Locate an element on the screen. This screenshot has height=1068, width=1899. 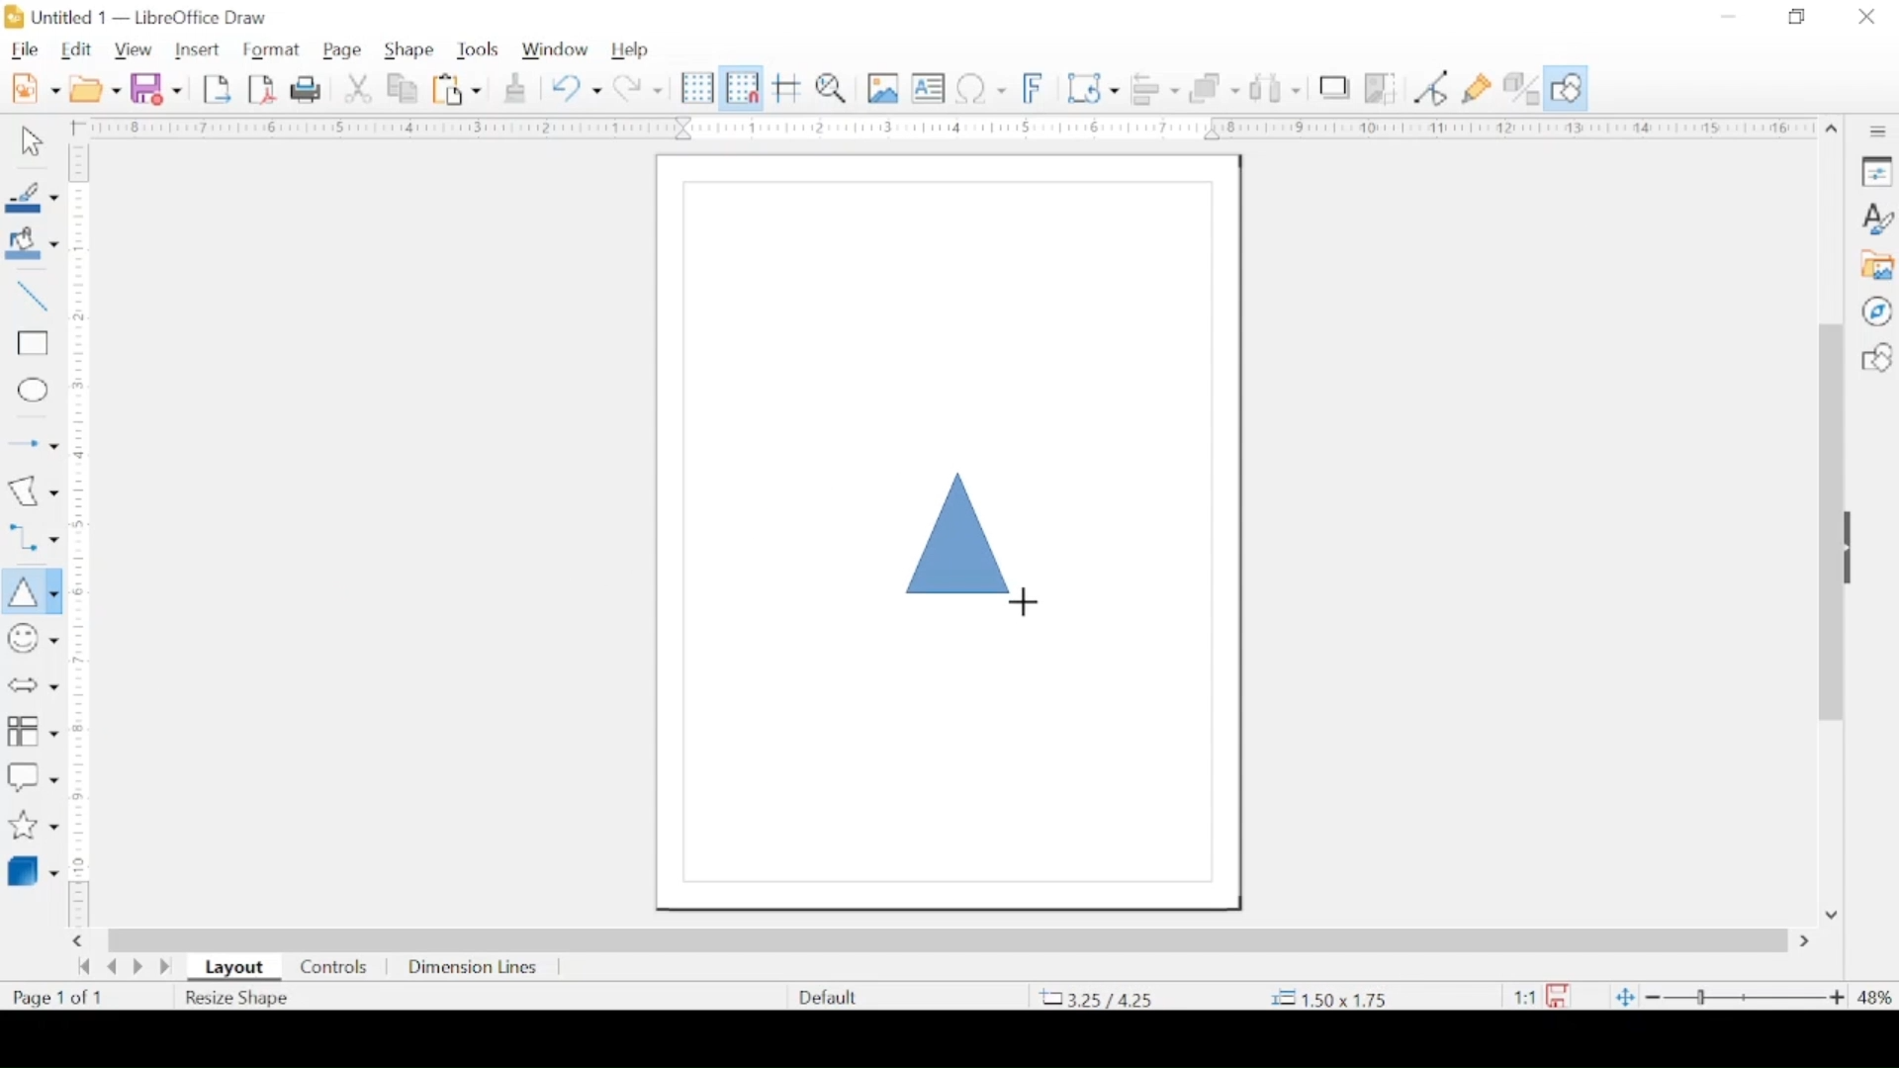
file is located at coordinates (25, 48).